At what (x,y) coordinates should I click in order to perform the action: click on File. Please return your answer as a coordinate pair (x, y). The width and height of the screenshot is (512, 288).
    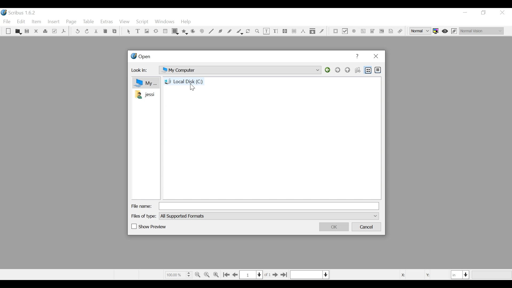
    Looking at the image, I should click on (8, 22).